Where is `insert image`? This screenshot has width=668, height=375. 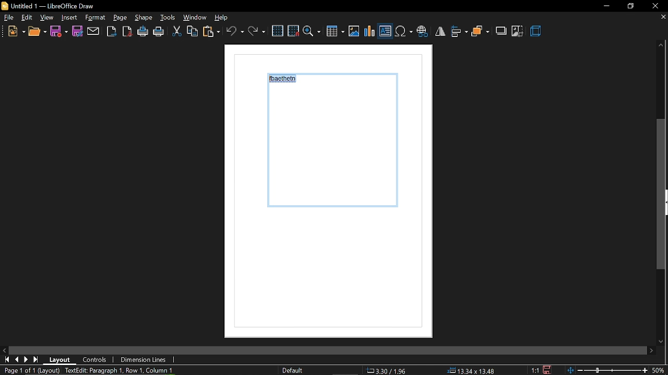
insert image is located at coordinates (354, 31).